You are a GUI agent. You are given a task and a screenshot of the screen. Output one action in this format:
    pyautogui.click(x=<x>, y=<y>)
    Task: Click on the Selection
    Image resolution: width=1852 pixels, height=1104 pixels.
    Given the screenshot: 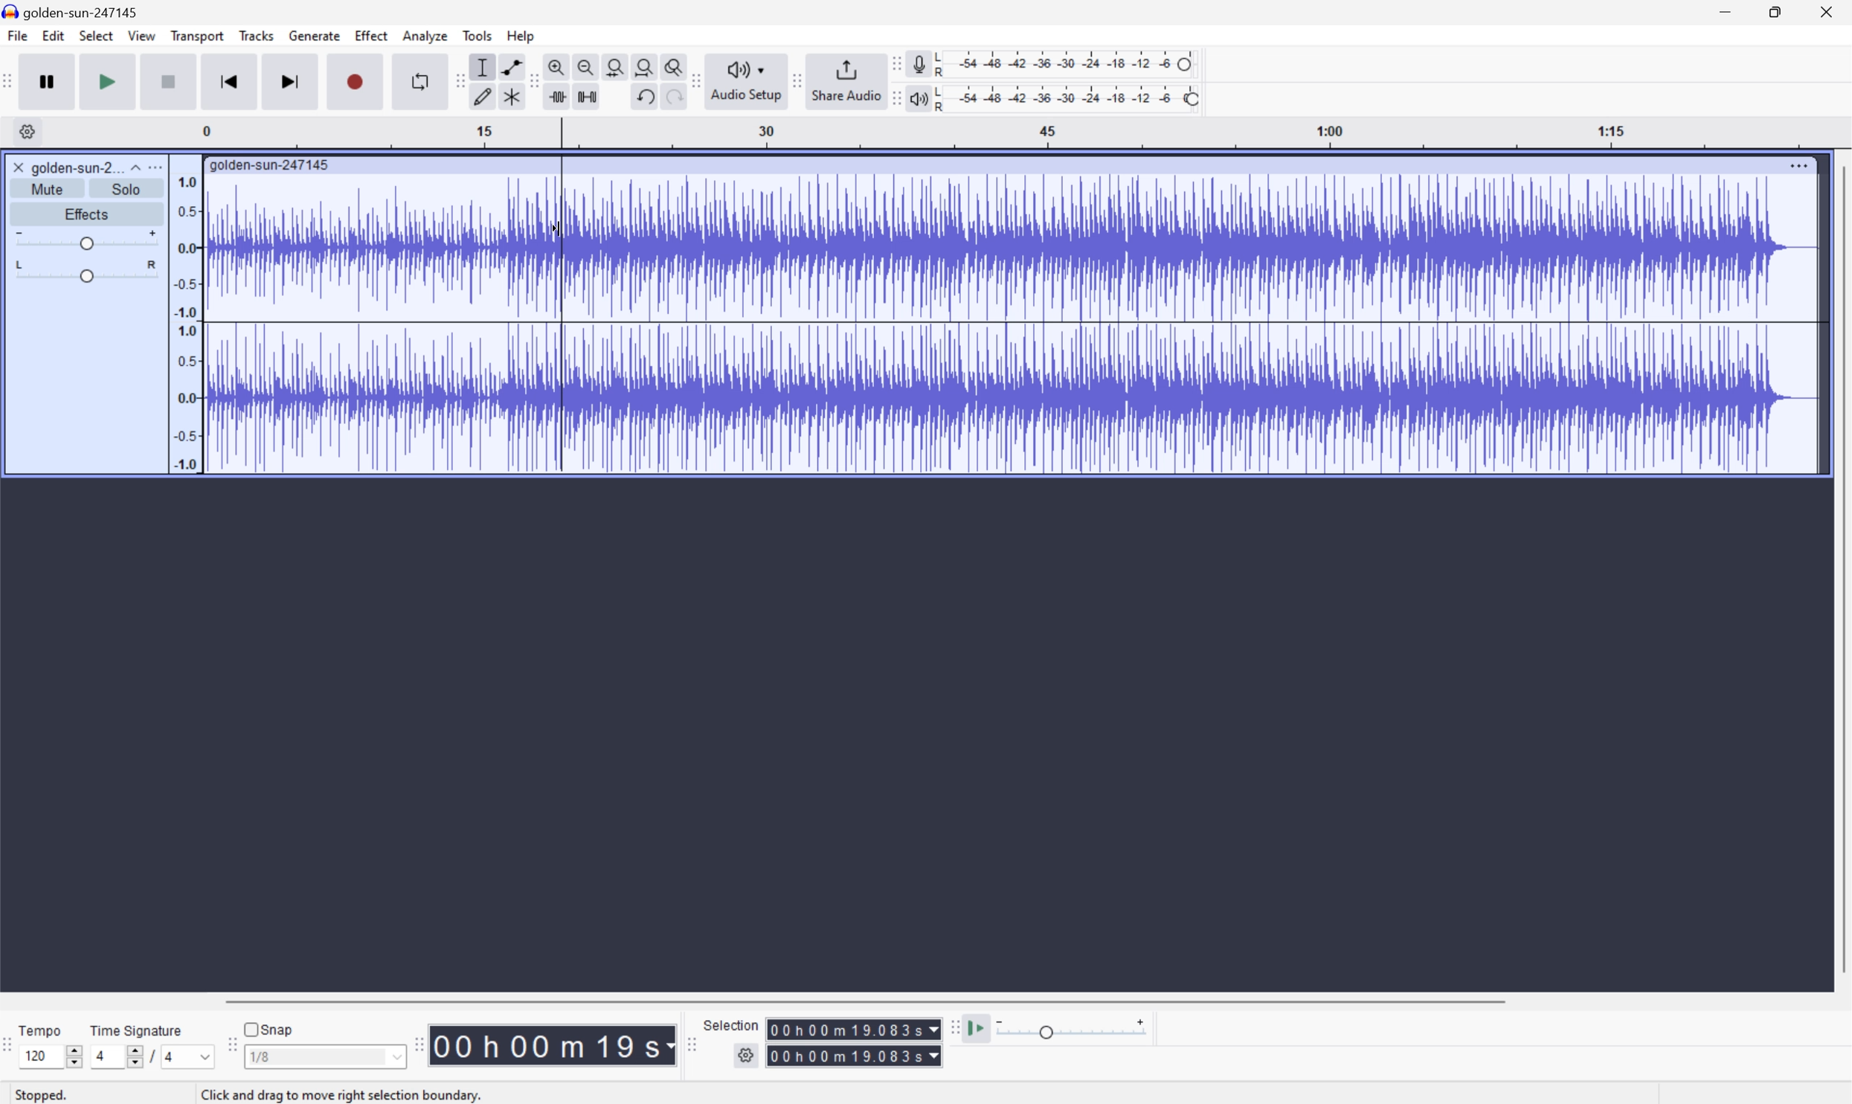 What is the action you would take?
    pyautogui.click(x=855, y=1042)
    